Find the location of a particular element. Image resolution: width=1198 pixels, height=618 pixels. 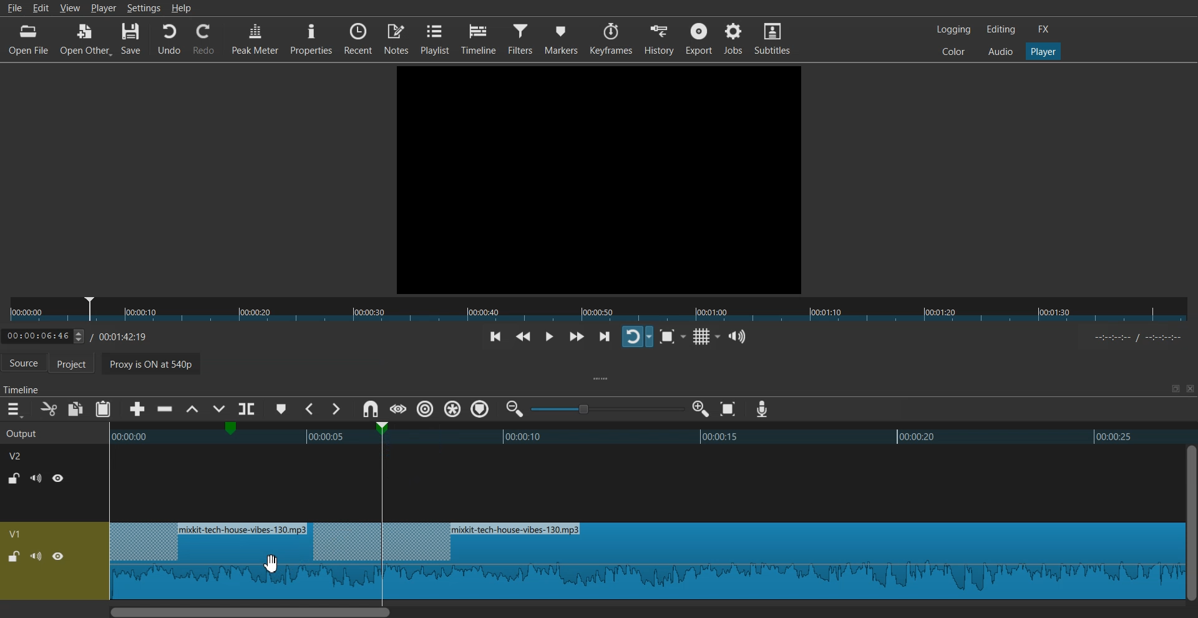

File Preview window is located at coordinates (601, 178).